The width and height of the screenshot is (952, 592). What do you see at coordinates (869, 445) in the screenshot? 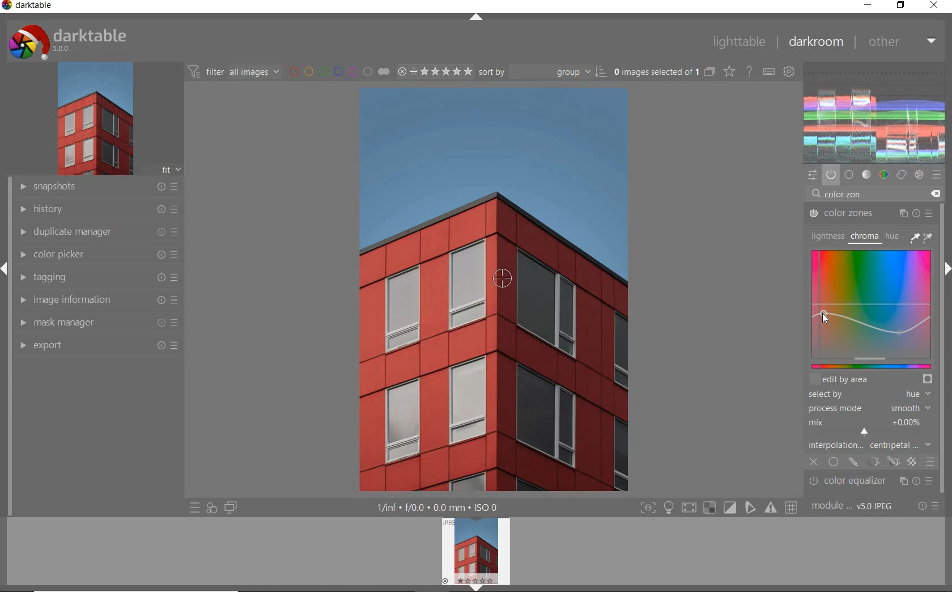
I see `INTERPOLATION` at bounding box center [869, 445].